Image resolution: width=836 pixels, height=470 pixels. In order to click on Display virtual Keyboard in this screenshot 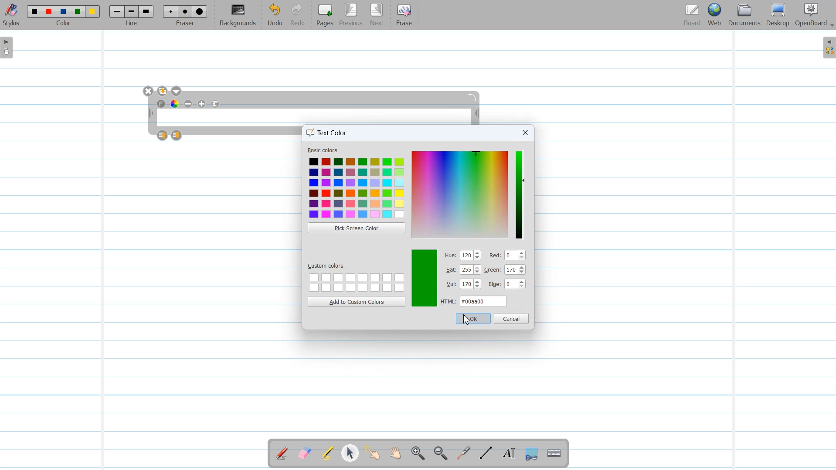, I will do `click(554, 454)`.